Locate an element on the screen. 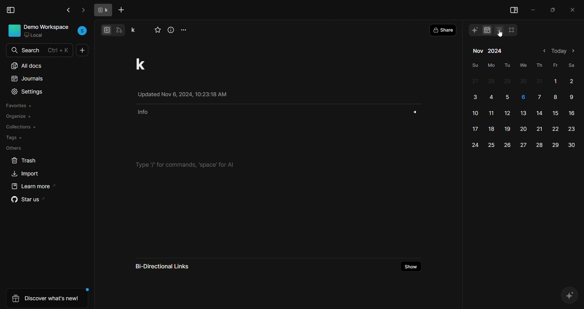 The width and height of the screenshot is (584, 309). icon is located at coordinates (14, 30).